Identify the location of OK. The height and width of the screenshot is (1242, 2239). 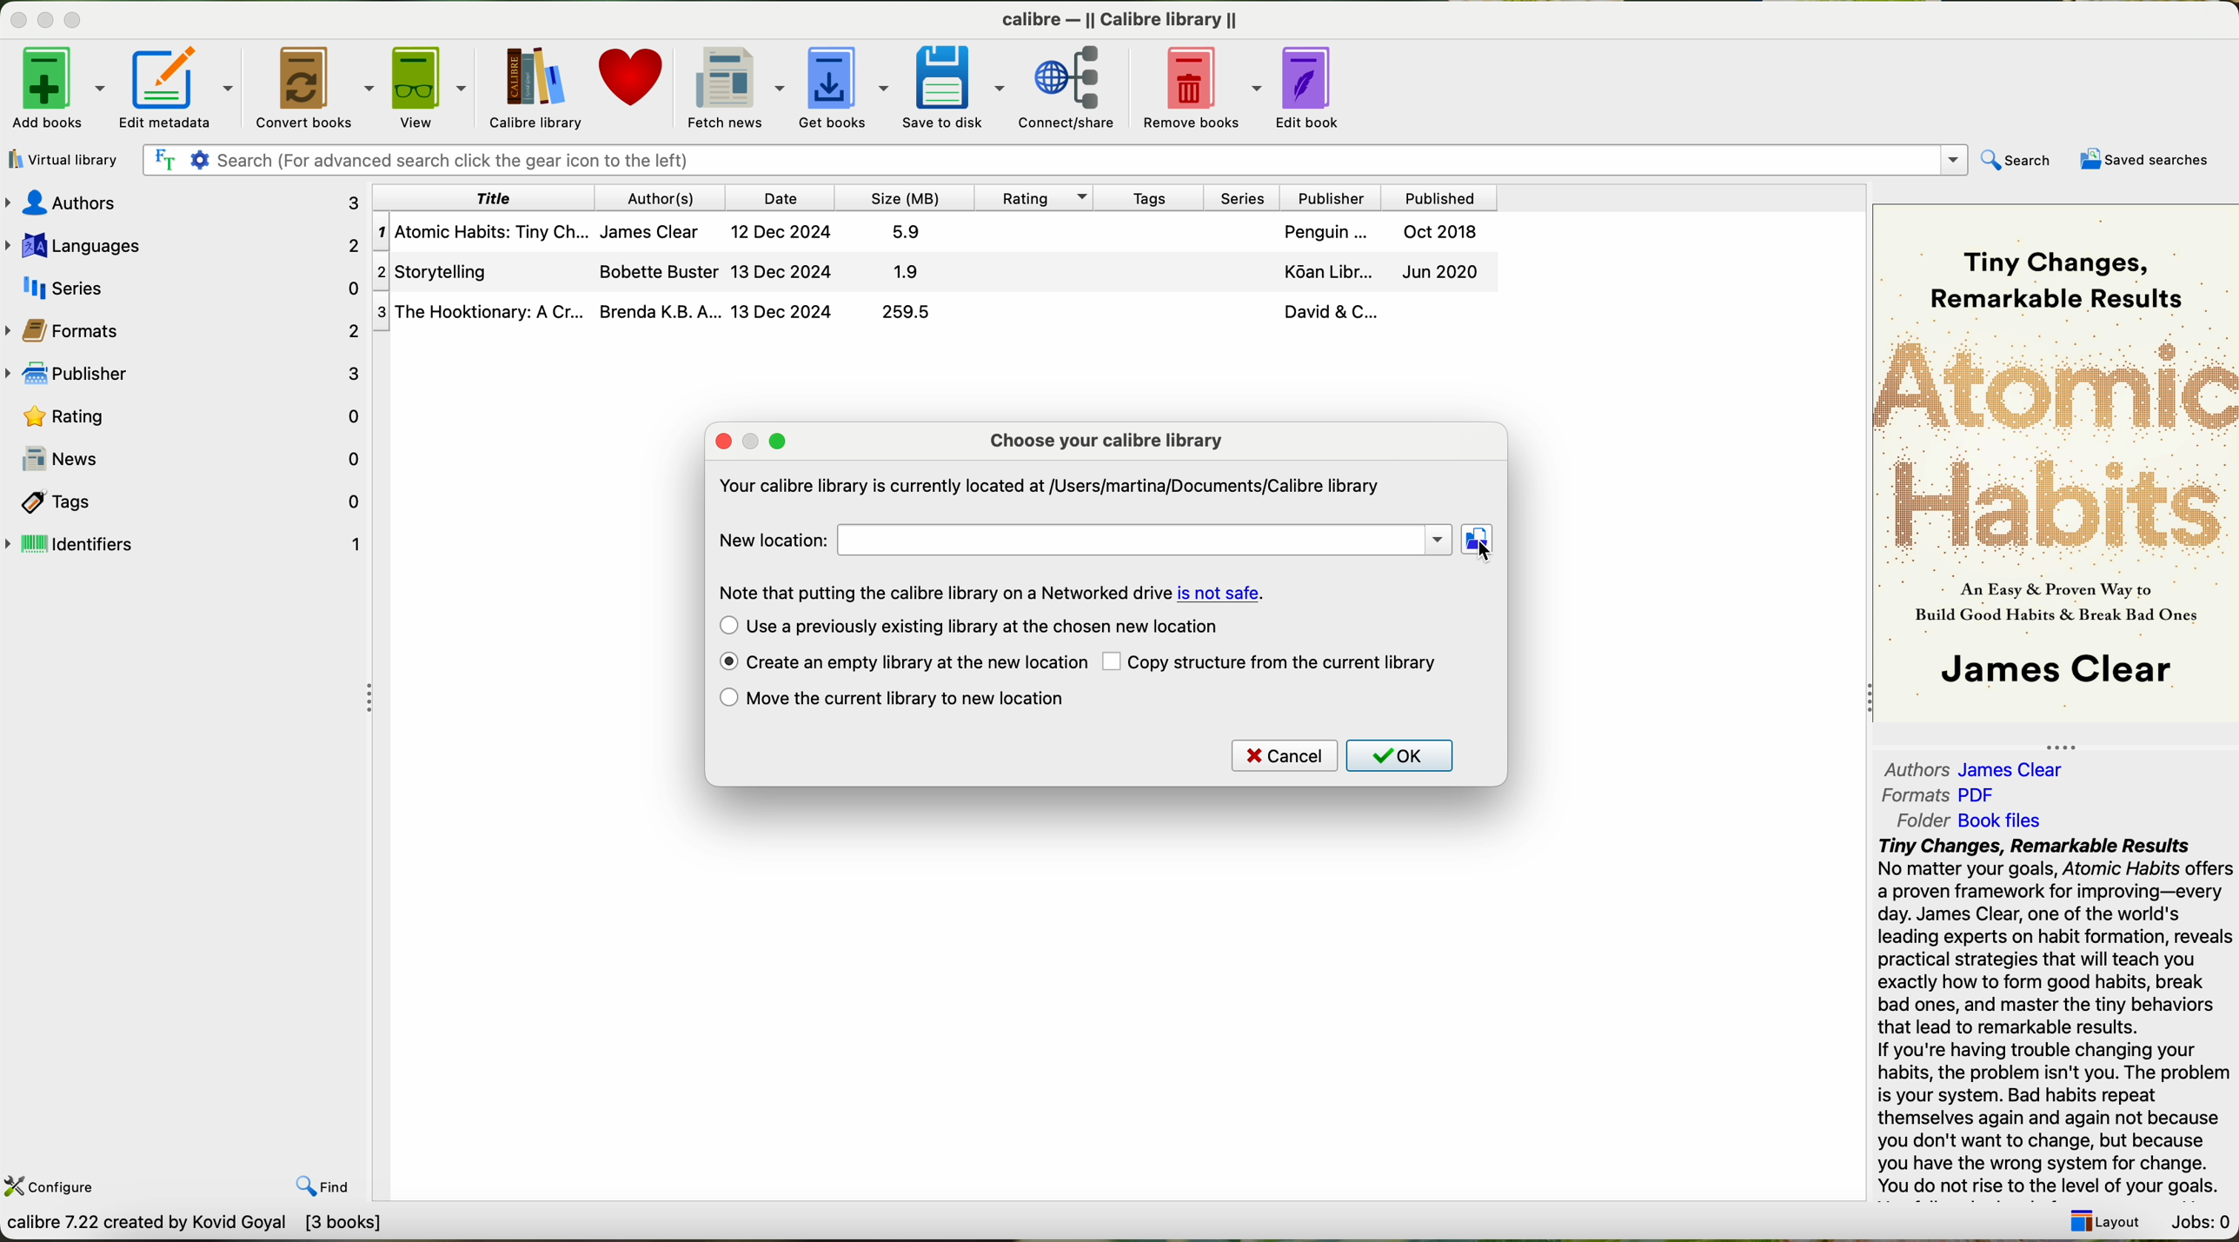
(1402, 757).